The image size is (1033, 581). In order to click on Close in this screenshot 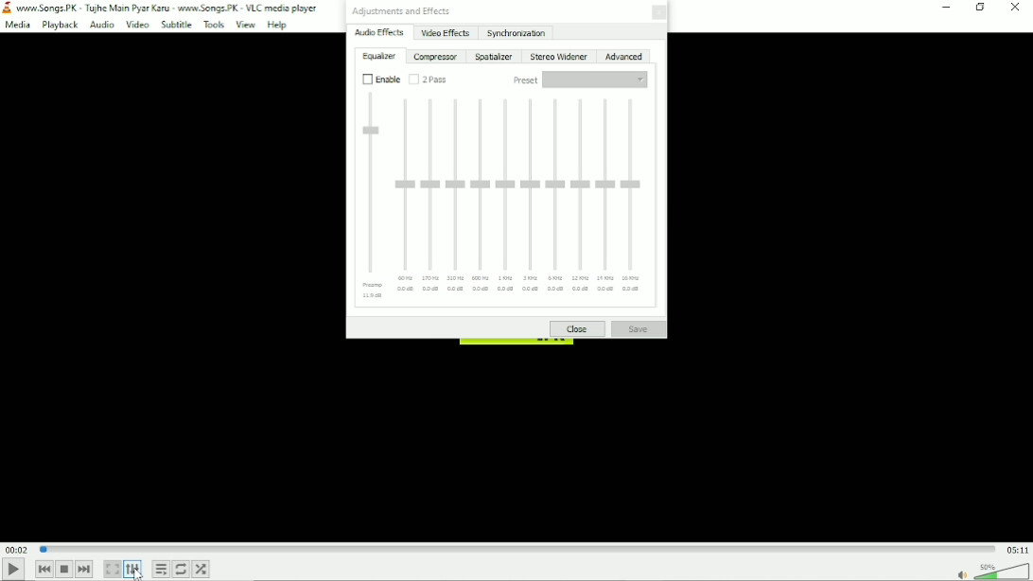, I will do `click(1016, 8)`.